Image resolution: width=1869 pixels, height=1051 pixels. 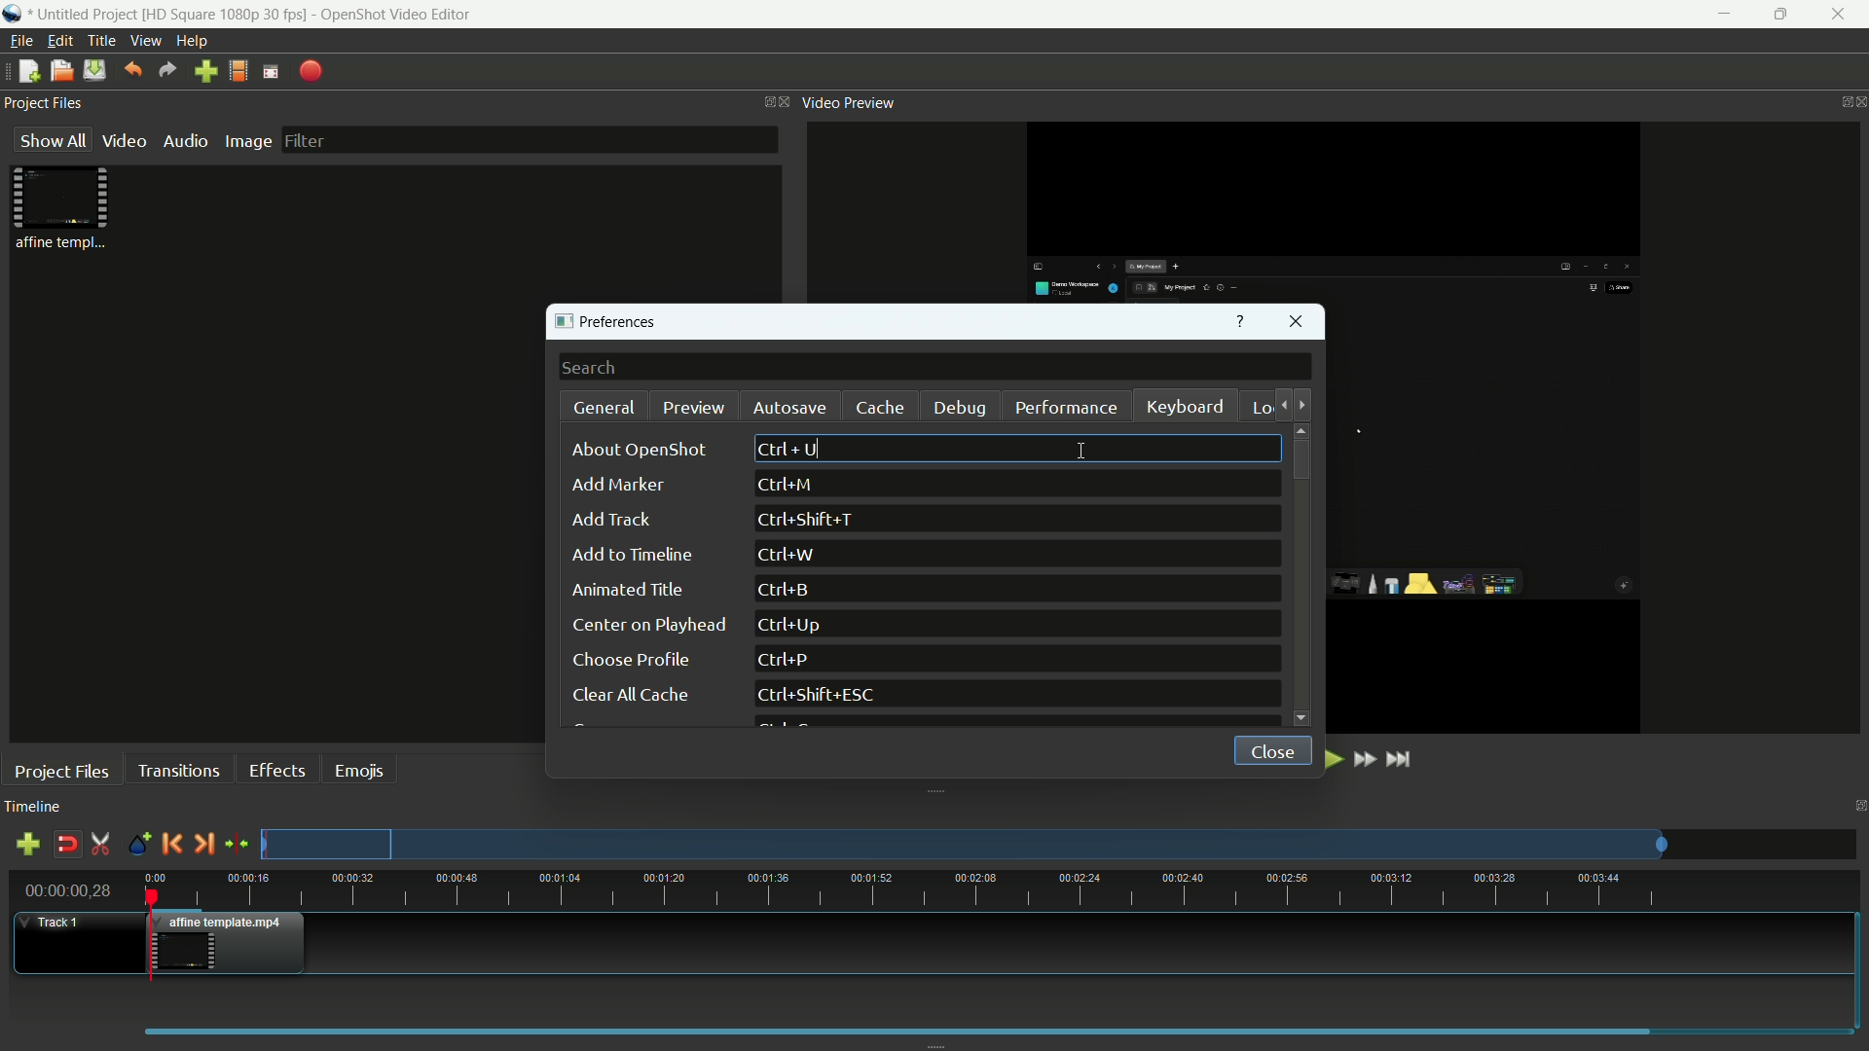 I want to click on preview track, so click(x=963, y=844).